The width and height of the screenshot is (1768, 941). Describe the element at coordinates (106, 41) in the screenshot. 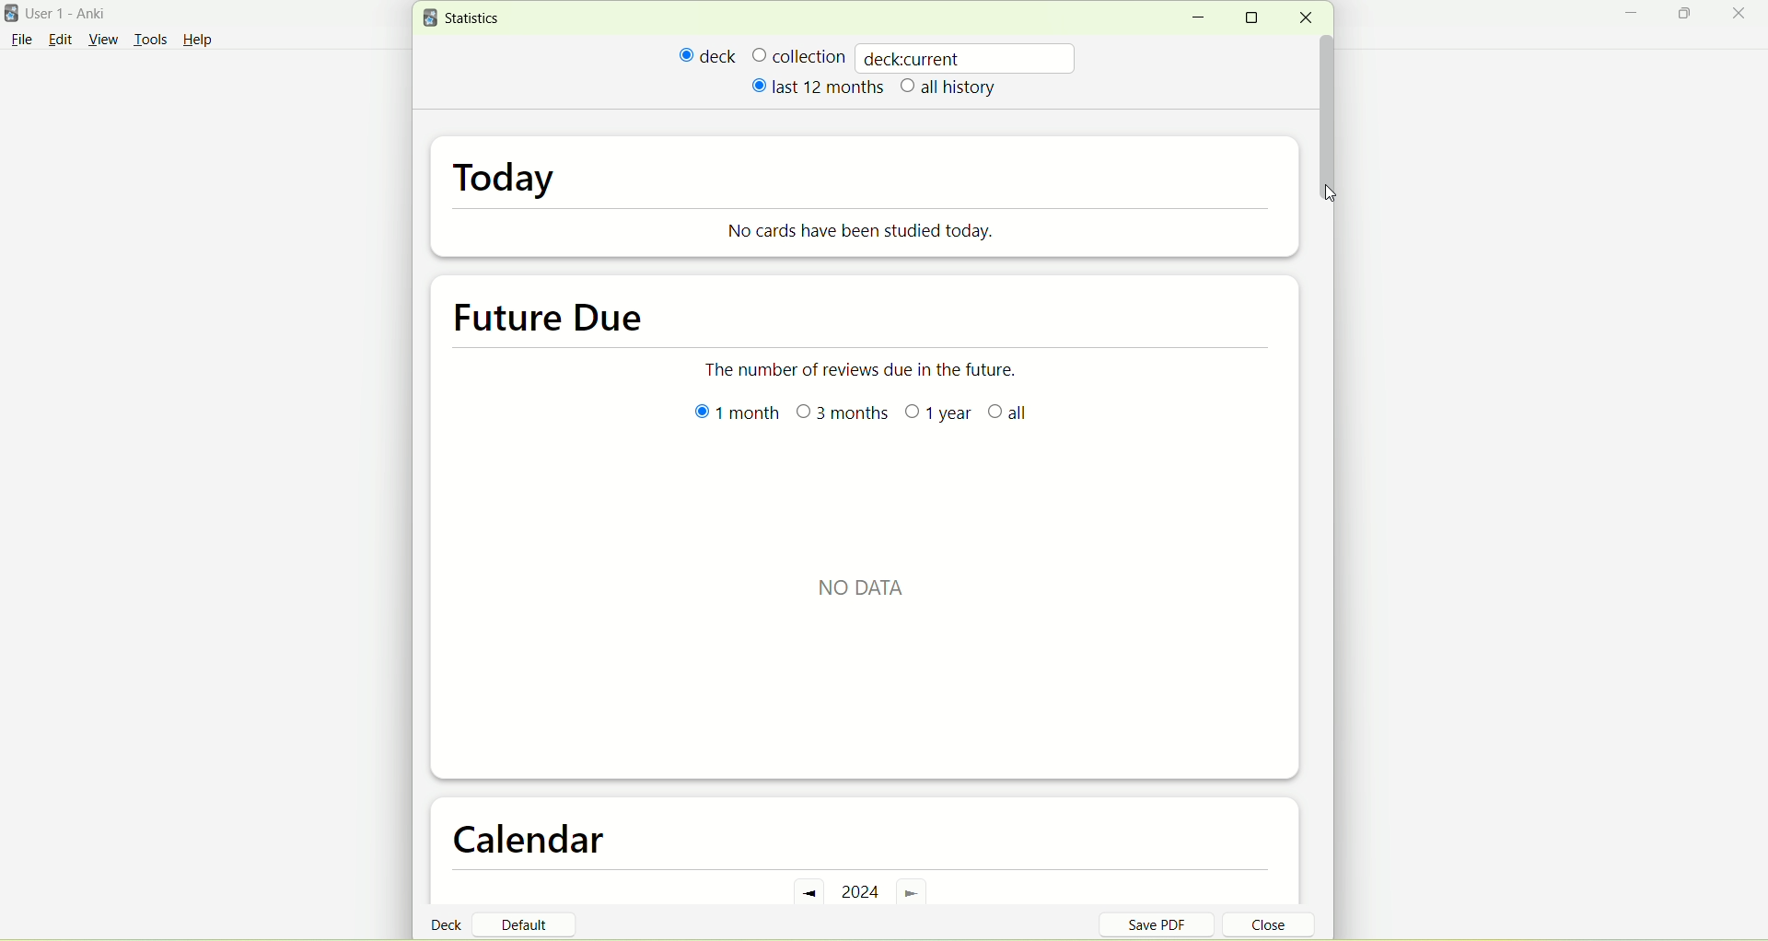

I see `view` at that location.